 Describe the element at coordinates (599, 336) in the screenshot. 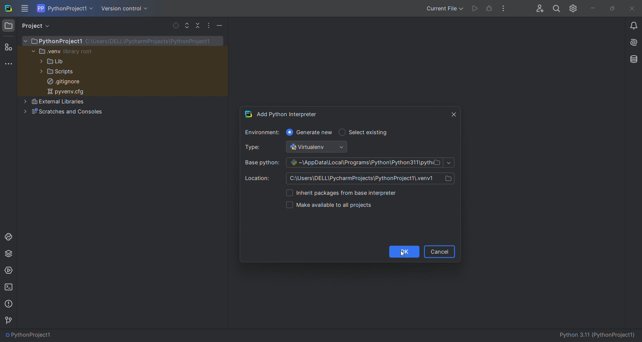

I see `Python 3.11 (PythonProject1)` at that location.